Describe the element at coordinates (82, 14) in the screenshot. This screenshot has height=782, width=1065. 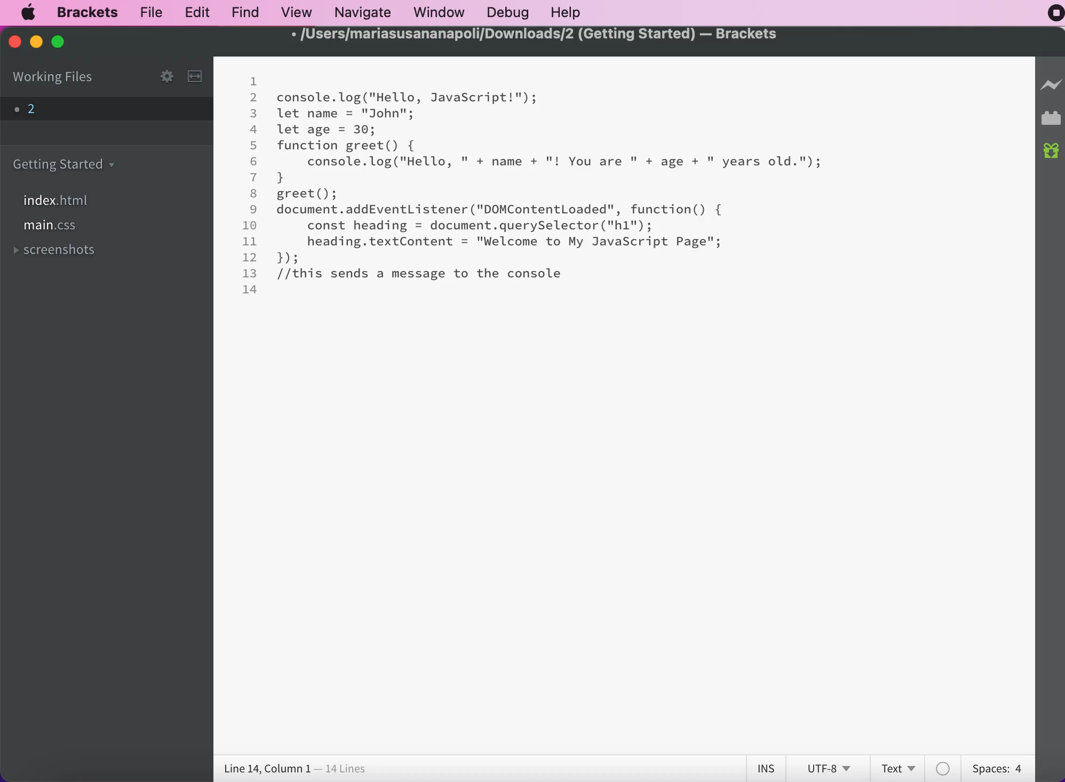
I see `brackets` at that location.